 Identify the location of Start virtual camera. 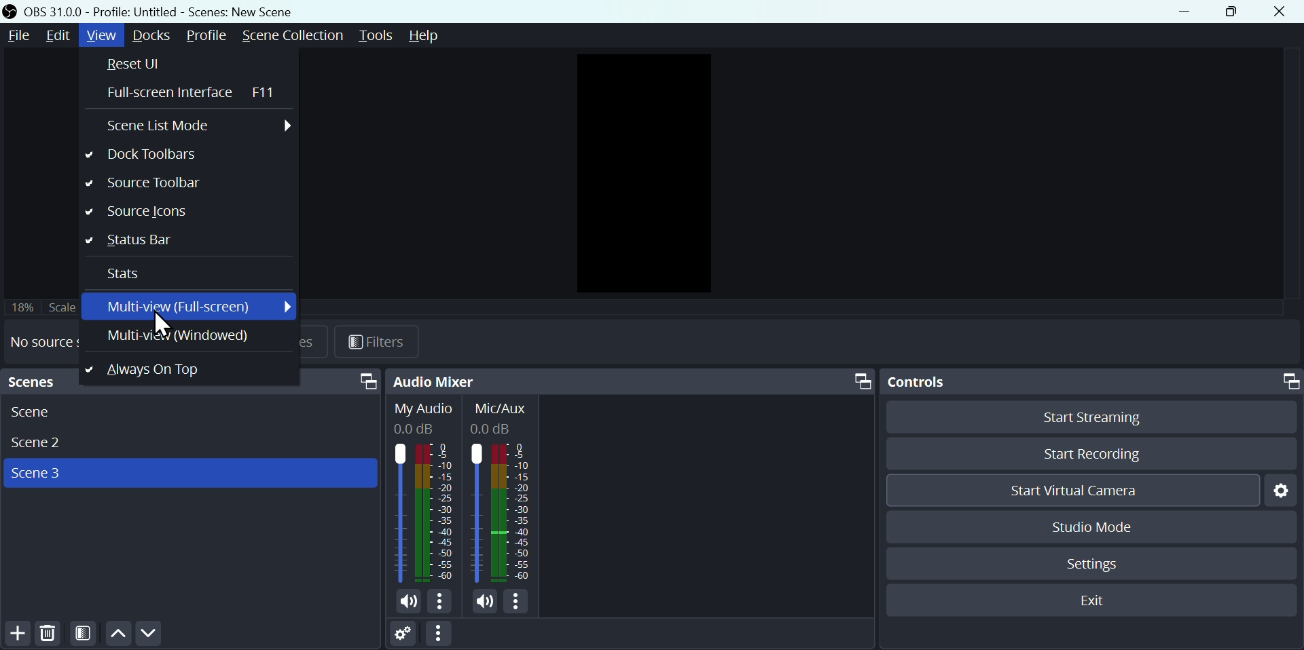
(1072, 488).